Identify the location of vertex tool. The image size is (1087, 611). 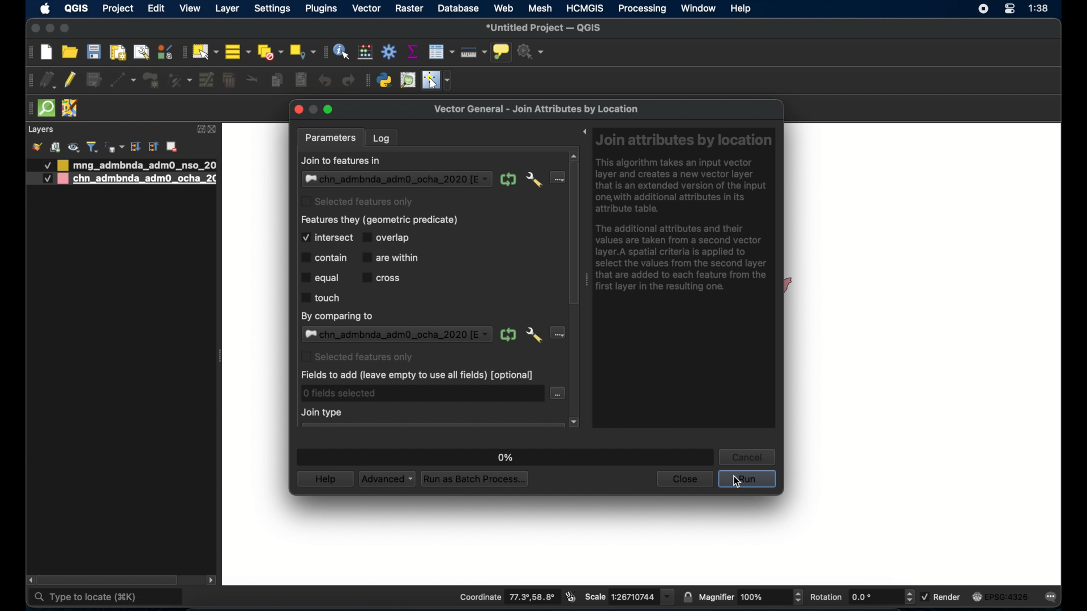
(179, 80).